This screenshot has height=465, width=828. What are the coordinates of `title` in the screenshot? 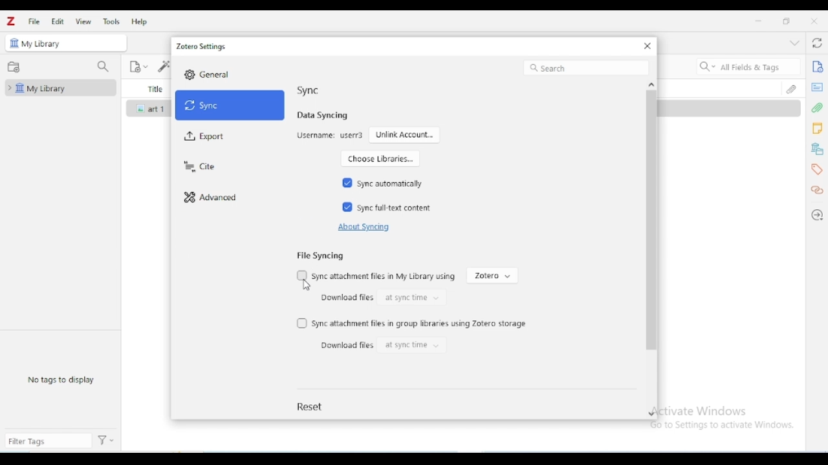 It's located at (154, 88).